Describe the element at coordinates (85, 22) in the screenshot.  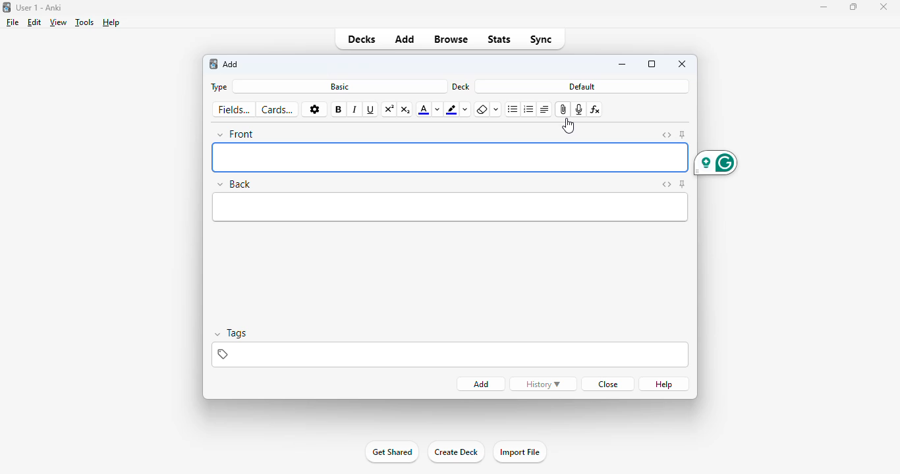
I see `tools` at that location.